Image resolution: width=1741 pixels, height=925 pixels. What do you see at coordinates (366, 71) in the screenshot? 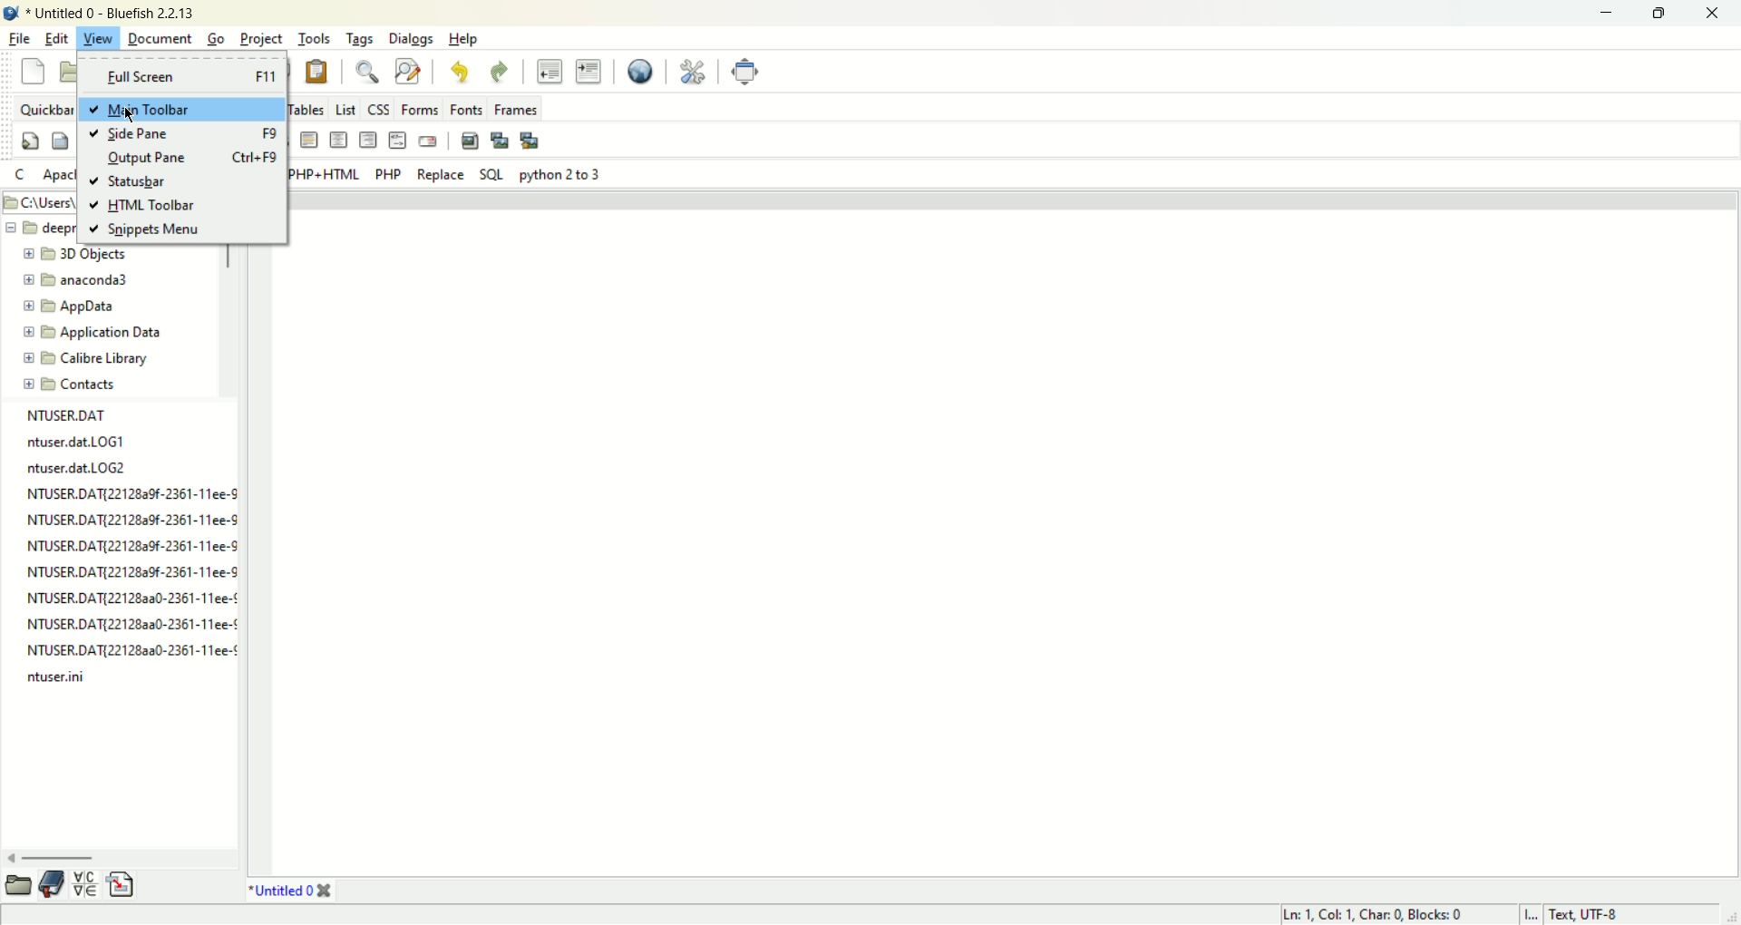
I see `find bar` at bounding box center [366, 71].